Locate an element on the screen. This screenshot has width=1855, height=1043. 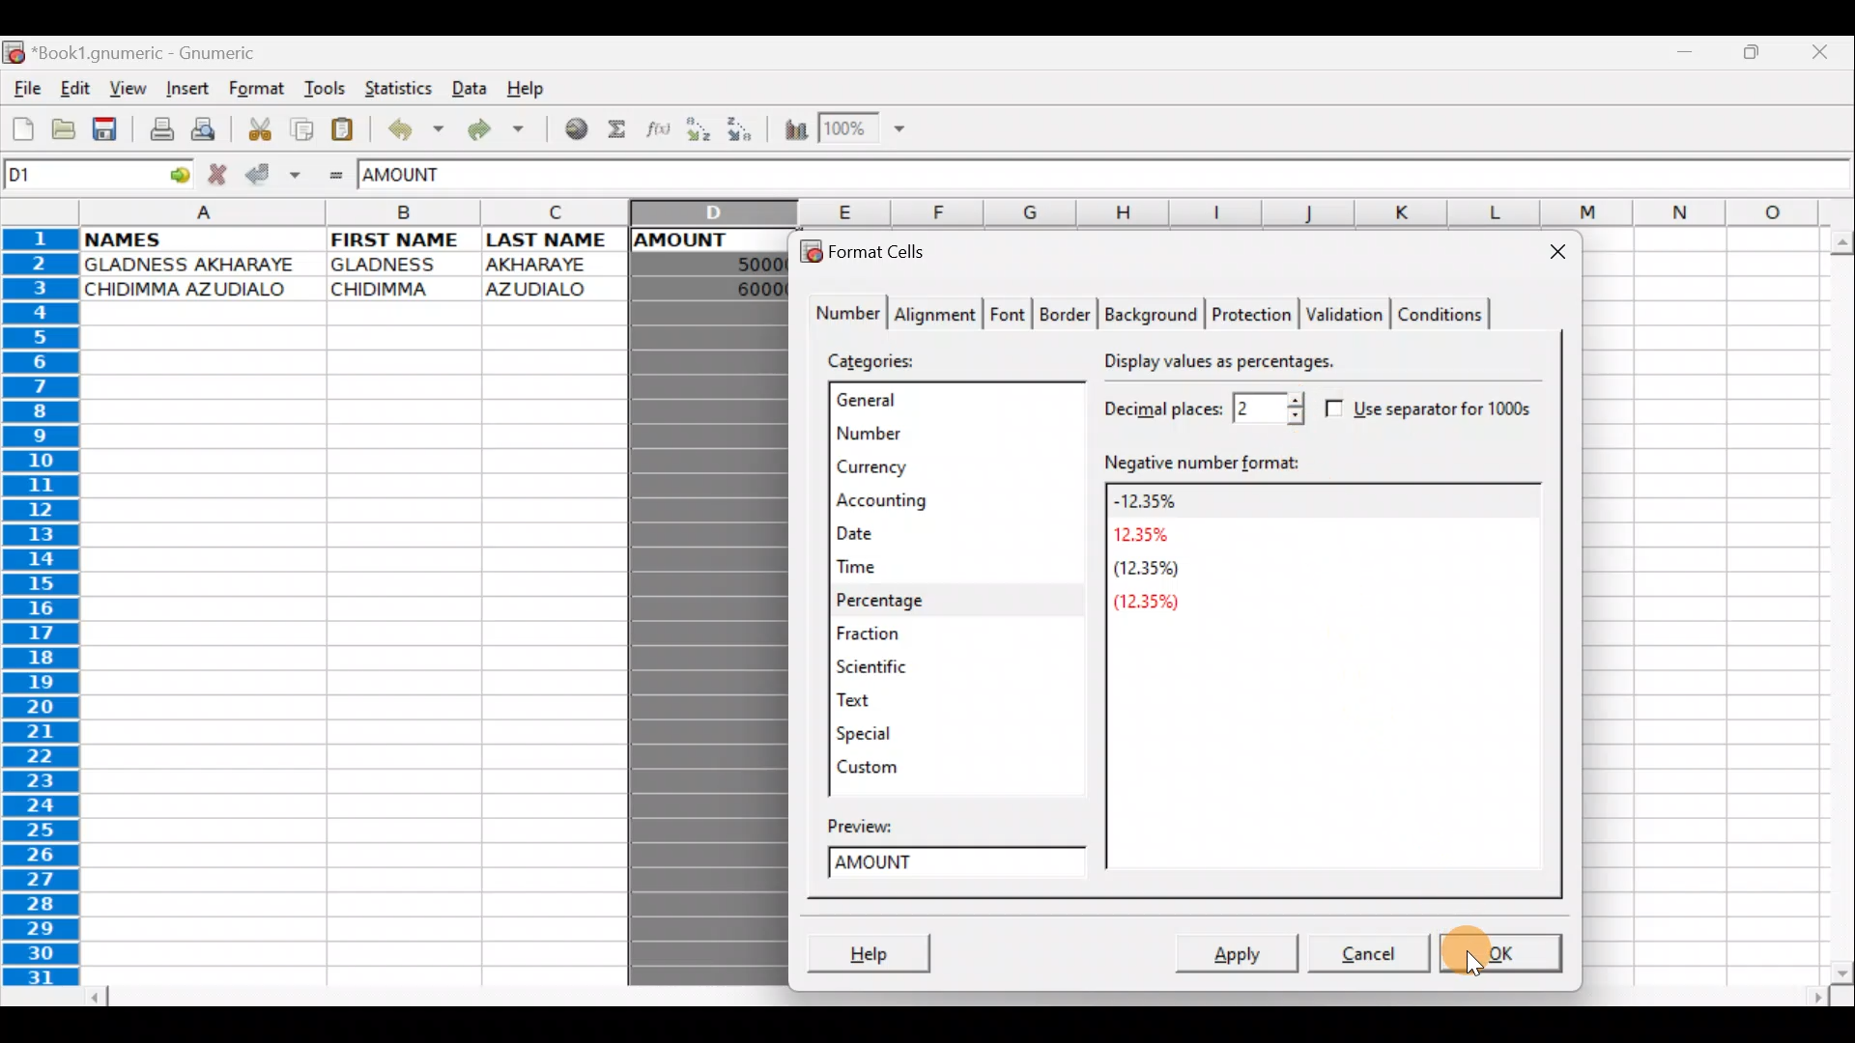
Print file is located at coordinates (155, 127).